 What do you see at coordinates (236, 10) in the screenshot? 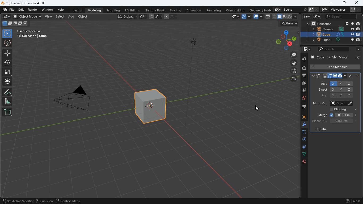
I see `compositing` at bounding box center [236, 10].